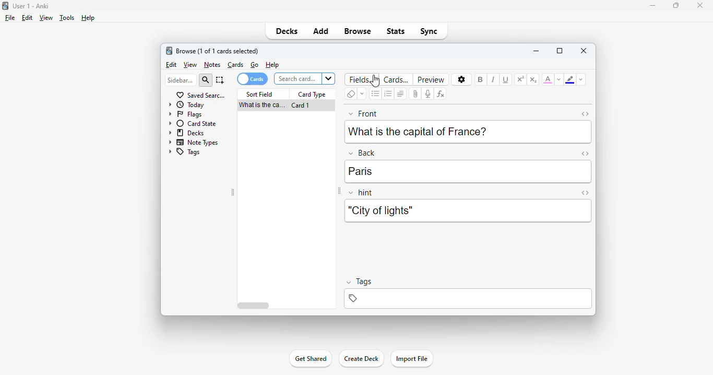 This screenshot has height=375, width=713. Describe the element at coordinates (191, 65) in the screenshot. I see `view` at that location.